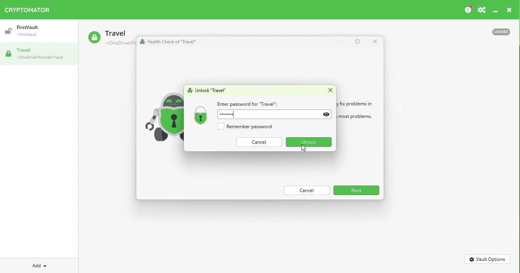 This screenshot has height=273, width=520. What do you see at coordinates (209, 90) in the screenshot?
I see `Unlock vault` at bounding box center [209, 90].